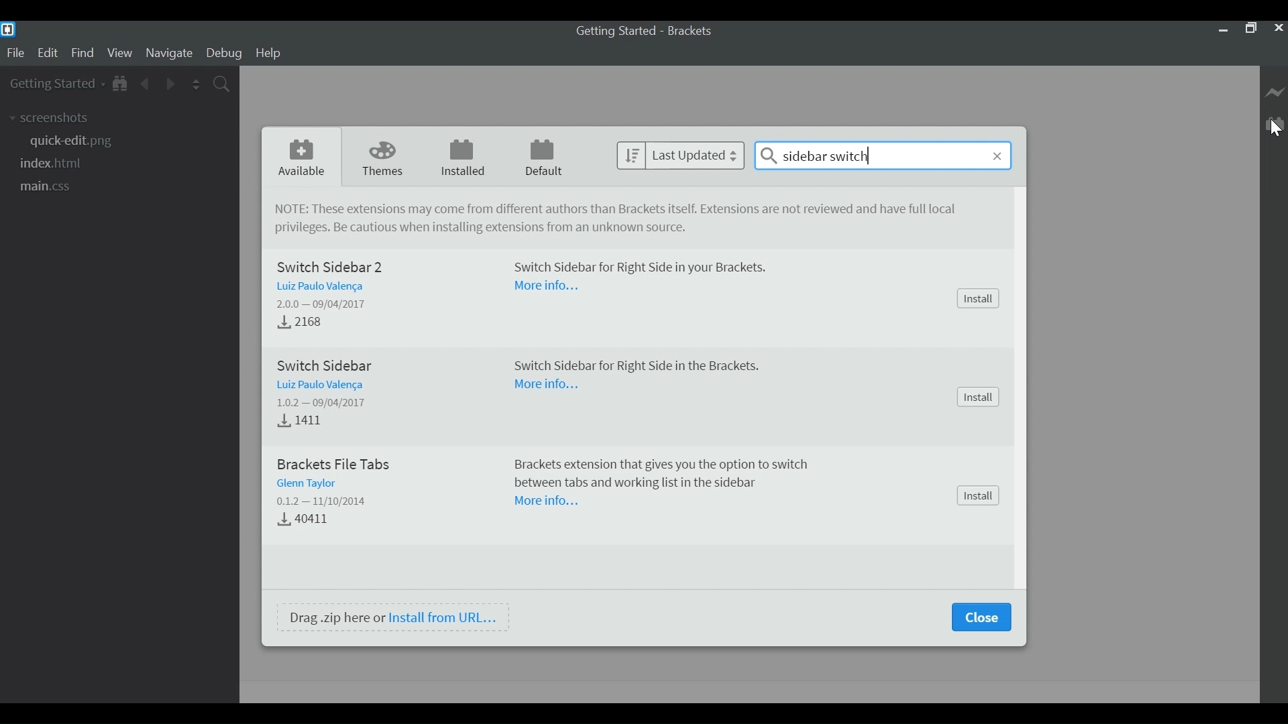 The width and height of the screenshot is (1288, 724). Describe the element at coordinates (637, 365) in the screenshot. I see `Switch Sidebar for Right Side in the Brackets` at that location.